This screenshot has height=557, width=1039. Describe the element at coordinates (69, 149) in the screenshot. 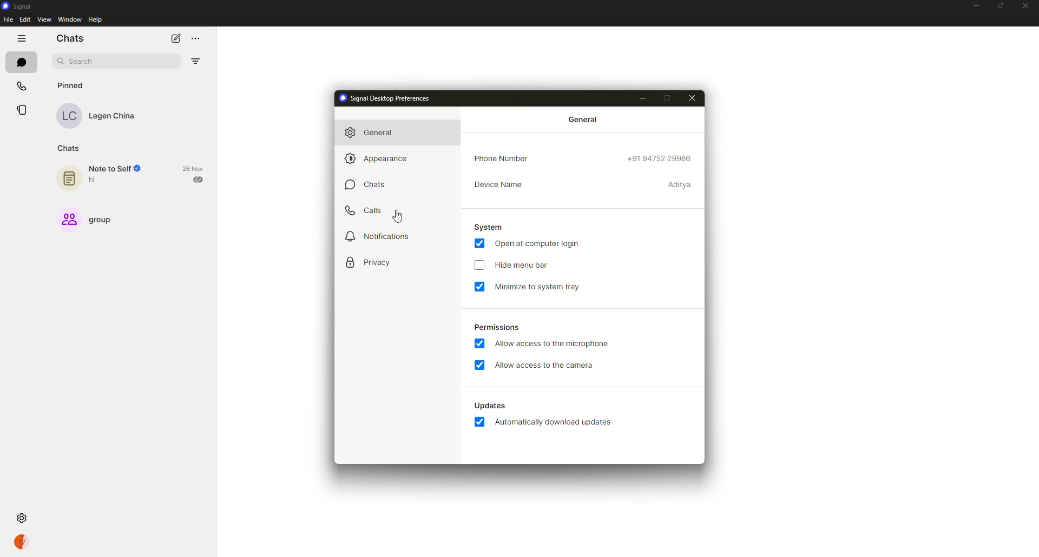

I see `chats` at that location.